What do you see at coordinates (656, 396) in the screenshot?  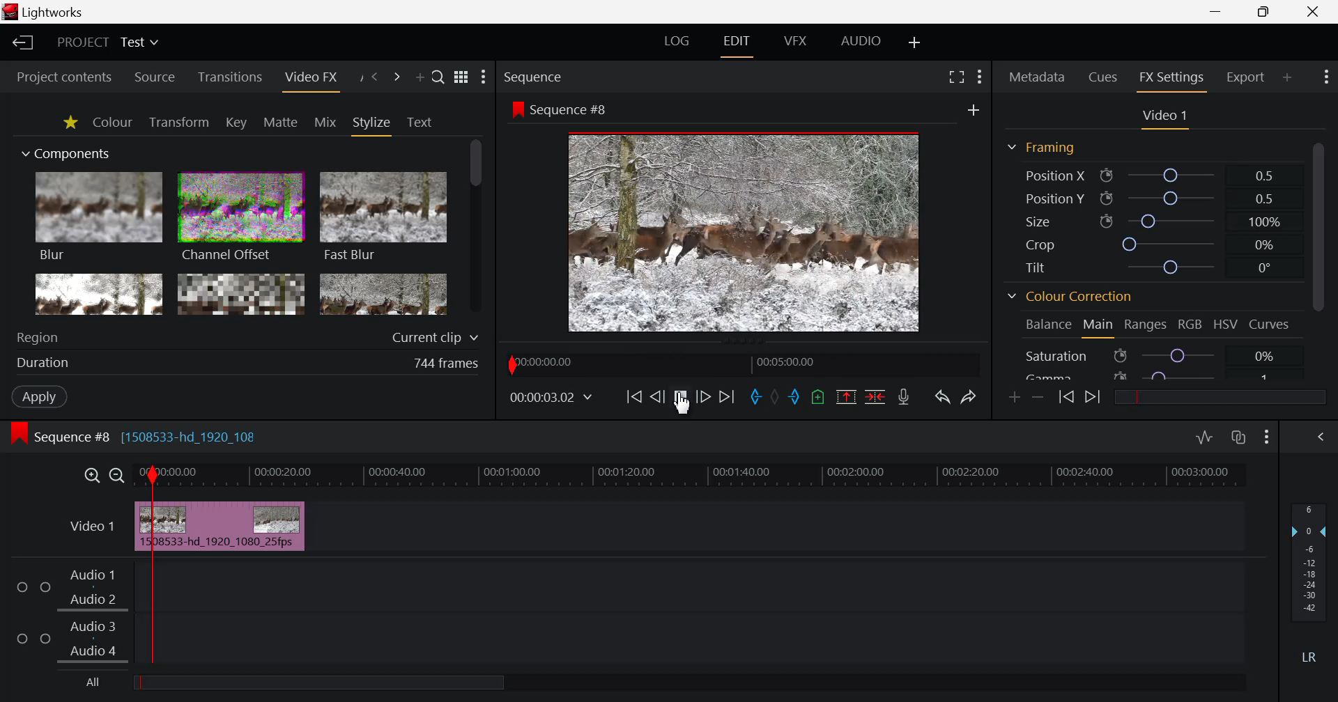 I see `Go Back` at bounding box center [656, 396].